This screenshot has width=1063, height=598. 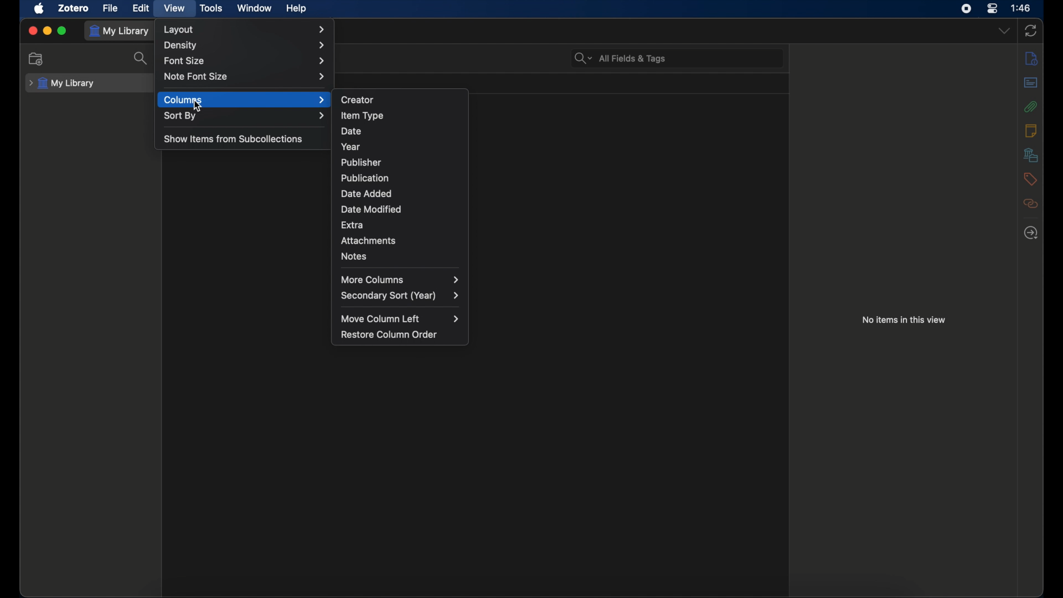 What do you see at coordinates (351, 130) in the screenshot?
I see `date` at bounding box center [351, 130].